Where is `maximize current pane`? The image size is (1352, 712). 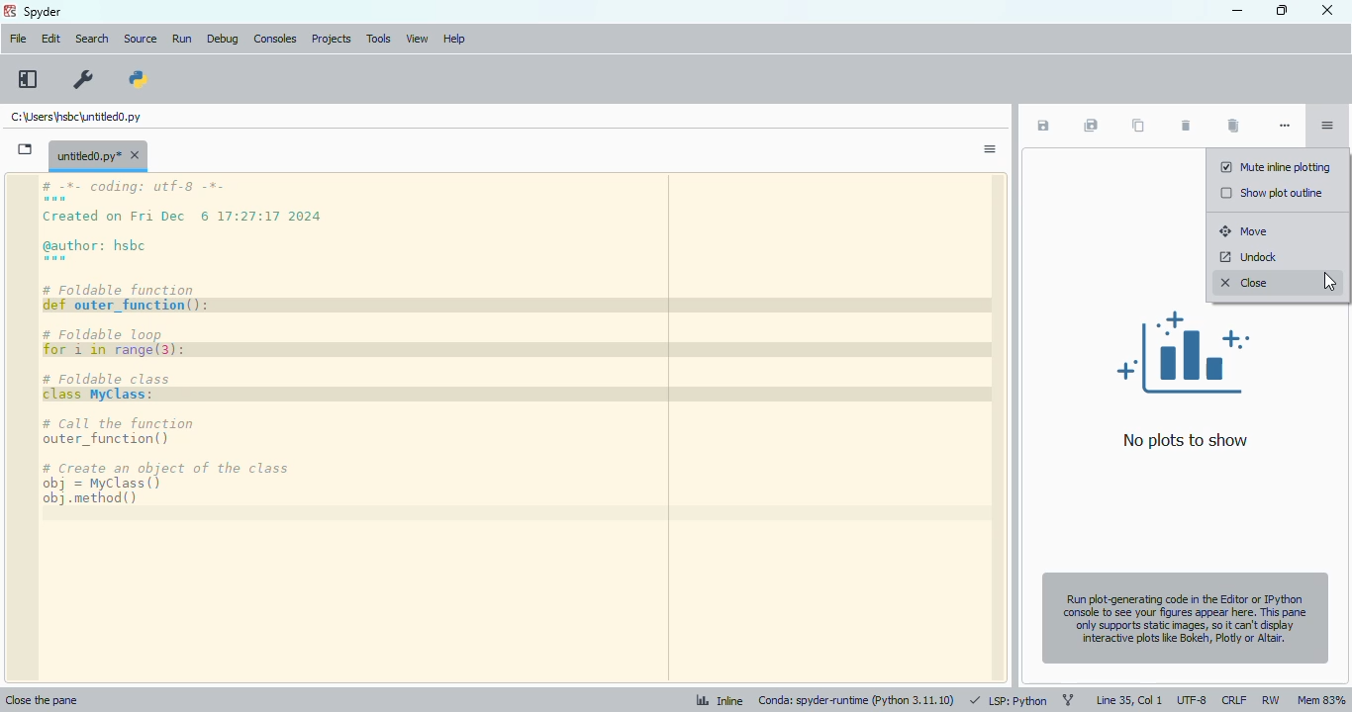
maximize current pane is located at coordinates (29, 79).